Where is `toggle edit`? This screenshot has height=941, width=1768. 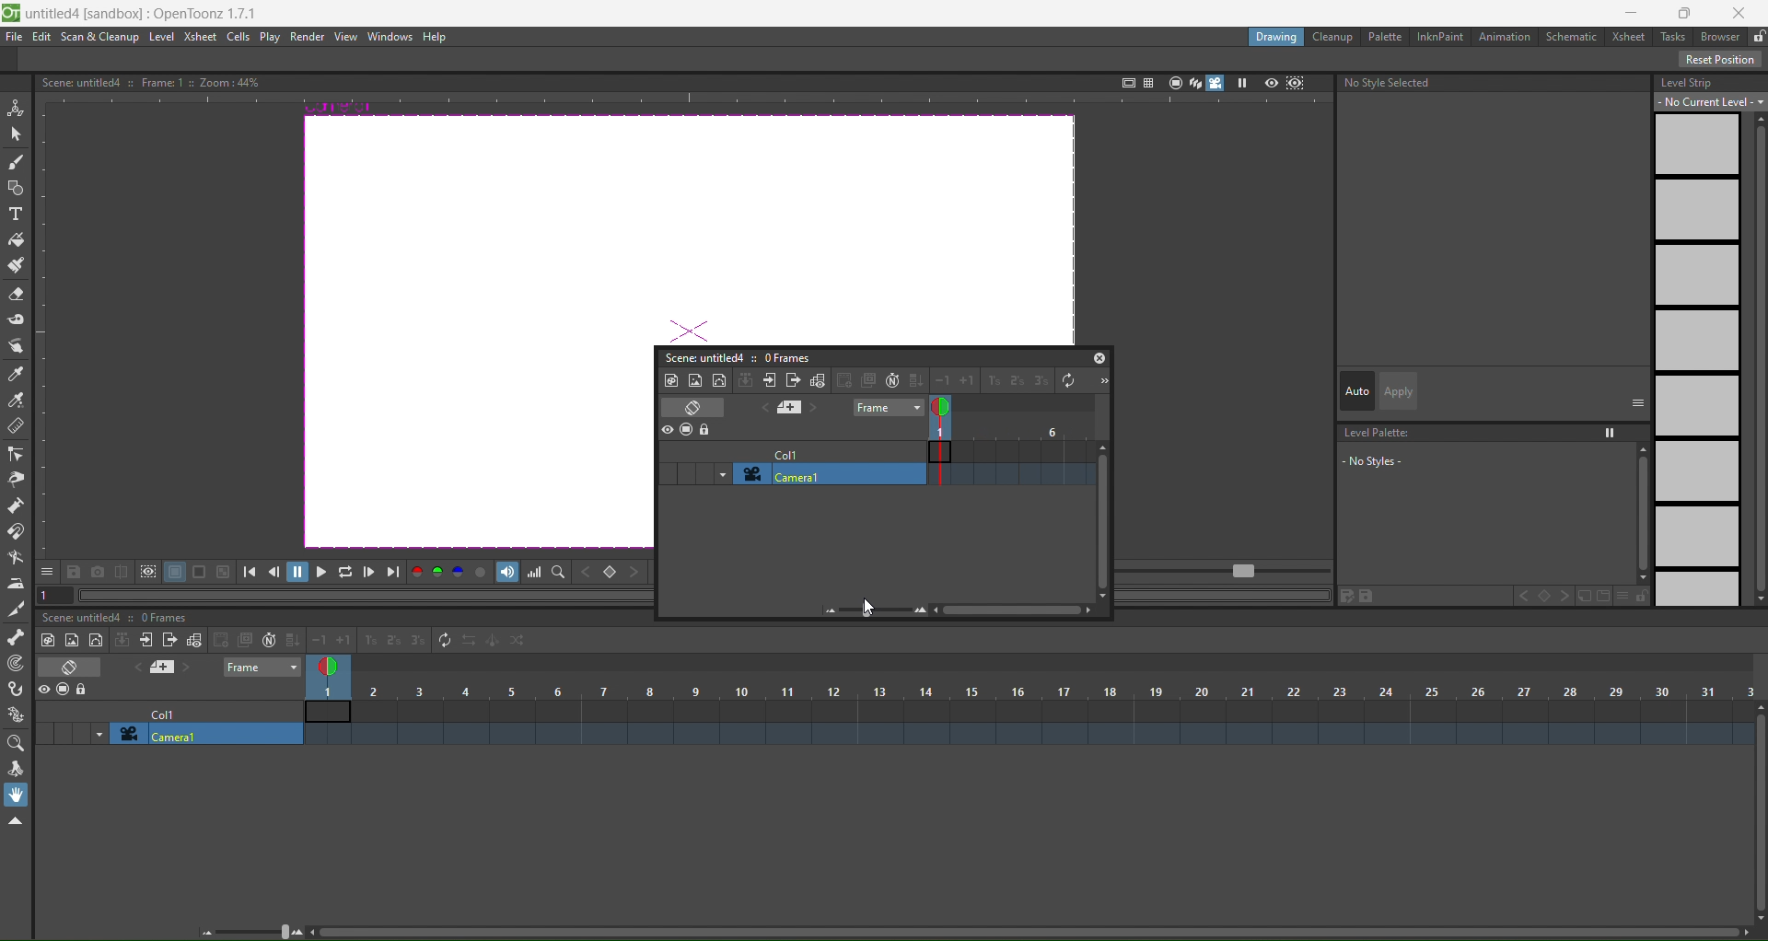 toggle edit is located at coordinates (819, 380).